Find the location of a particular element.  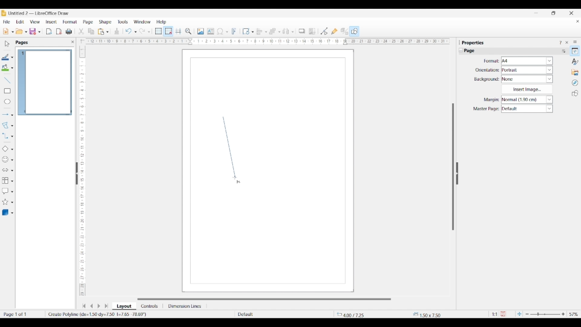

Insert text box is located at coordinates (211, 31).